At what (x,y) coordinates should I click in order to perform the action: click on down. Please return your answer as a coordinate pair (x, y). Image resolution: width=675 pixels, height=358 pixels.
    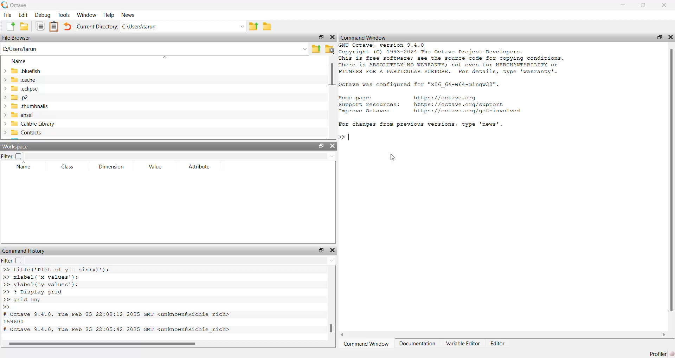
    Looking at the image, I should click on (304, 49).